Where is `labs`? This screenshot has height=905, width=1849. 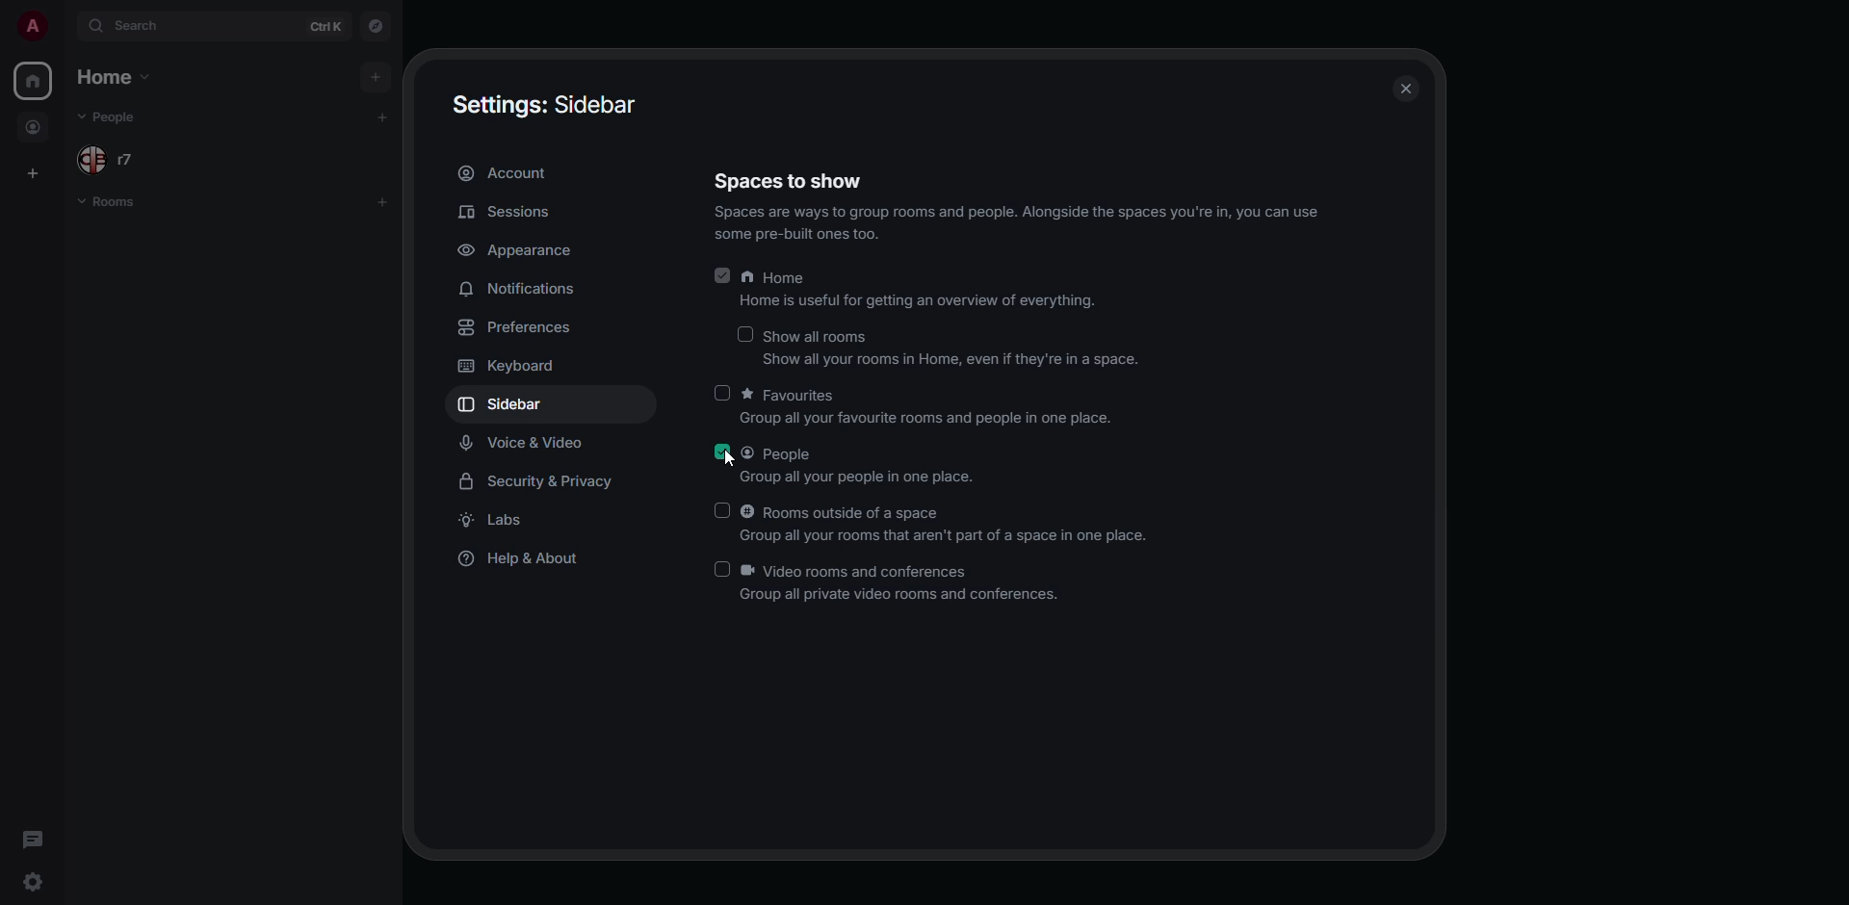
labs is located at coordinates (493, 522).